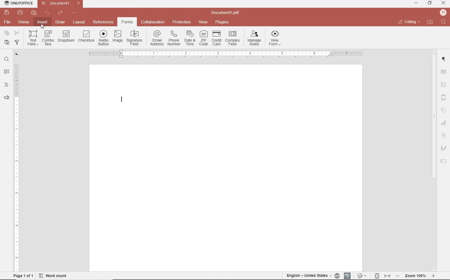  Describe the element at coordinates (444, 136) in the screenshot. I see `TEXT ART` at that location.